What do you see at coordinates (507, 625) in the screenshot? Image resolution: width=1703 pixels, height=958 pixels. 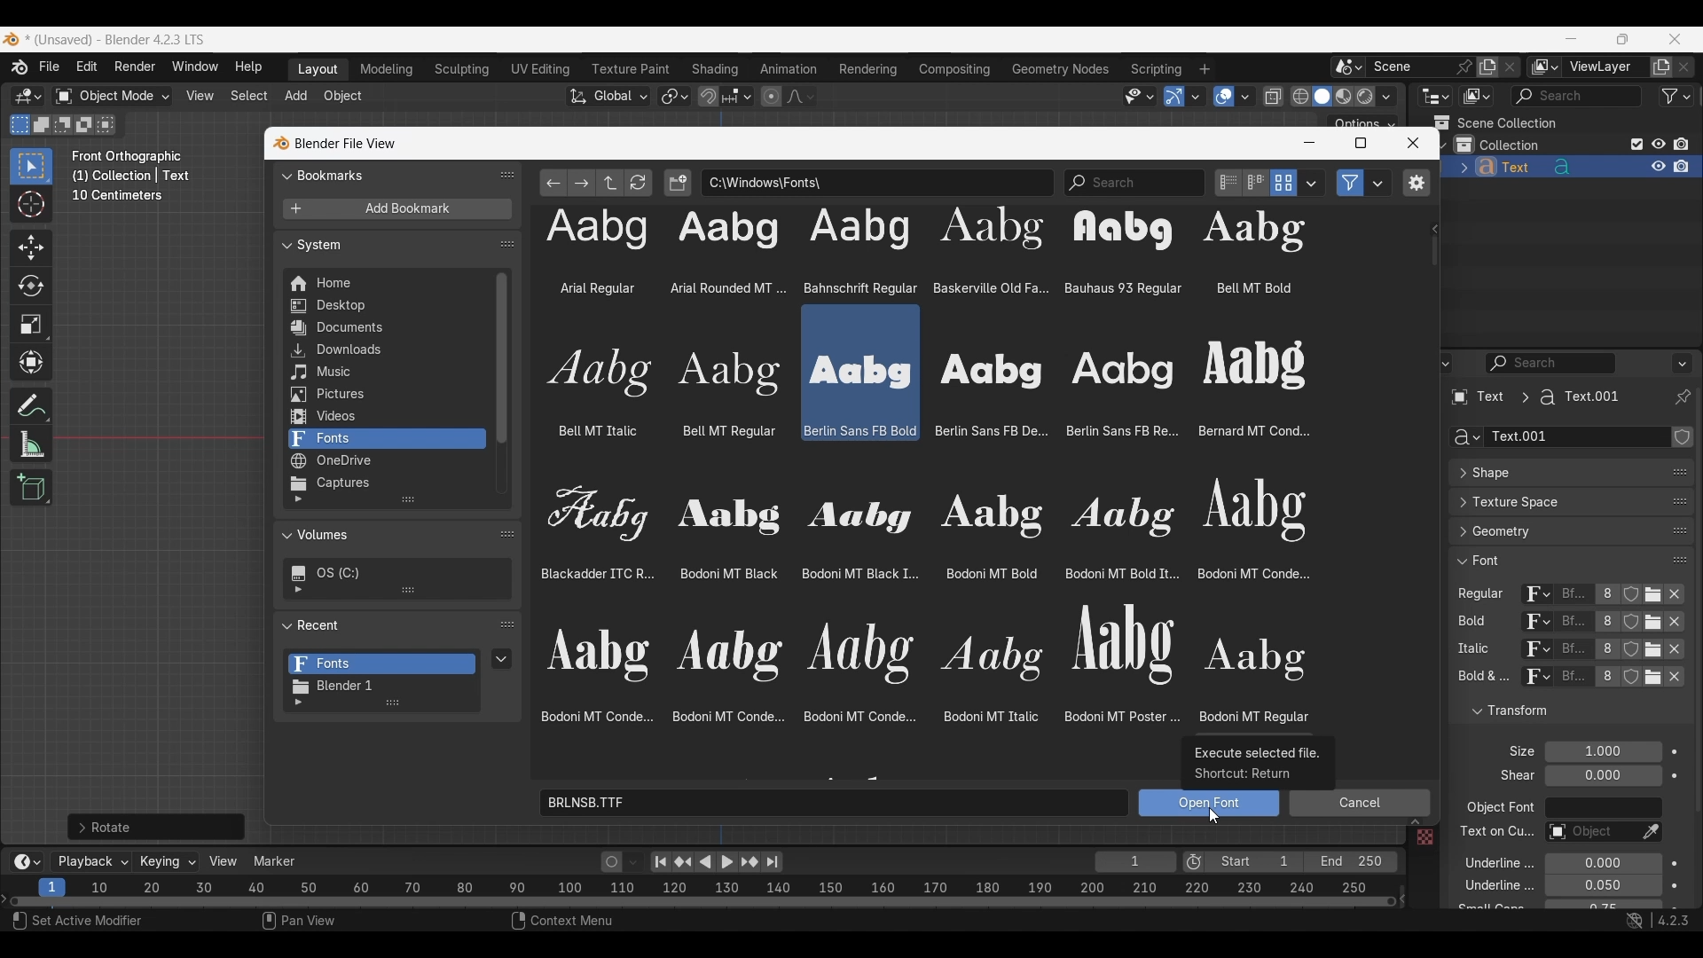 I see `Change order in list` at bounding box center [507, 625].